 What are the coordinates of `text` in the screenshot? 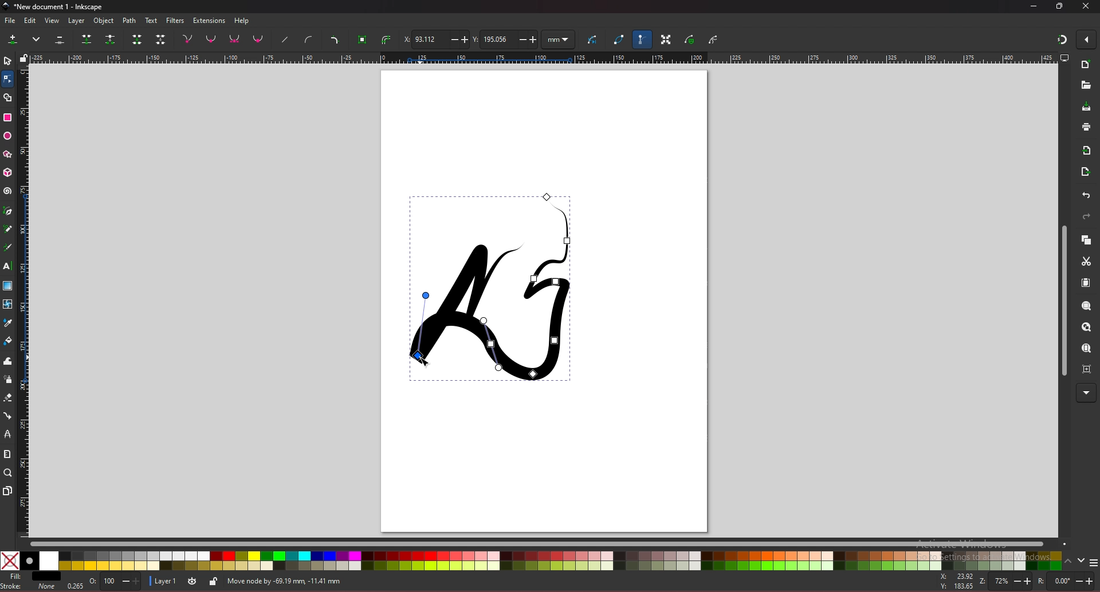 It's located at (7, 266).